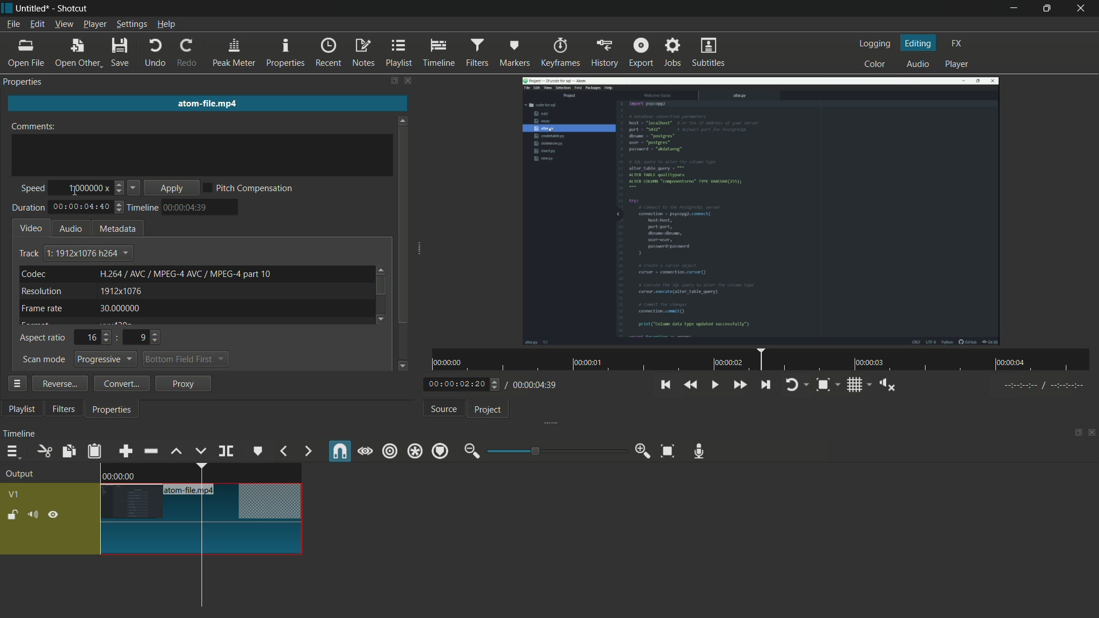 This screenshot has height=618, width=1099. Describe the element at coordinates (44, 360) in the screenshot. I see `scan mode` at that location.